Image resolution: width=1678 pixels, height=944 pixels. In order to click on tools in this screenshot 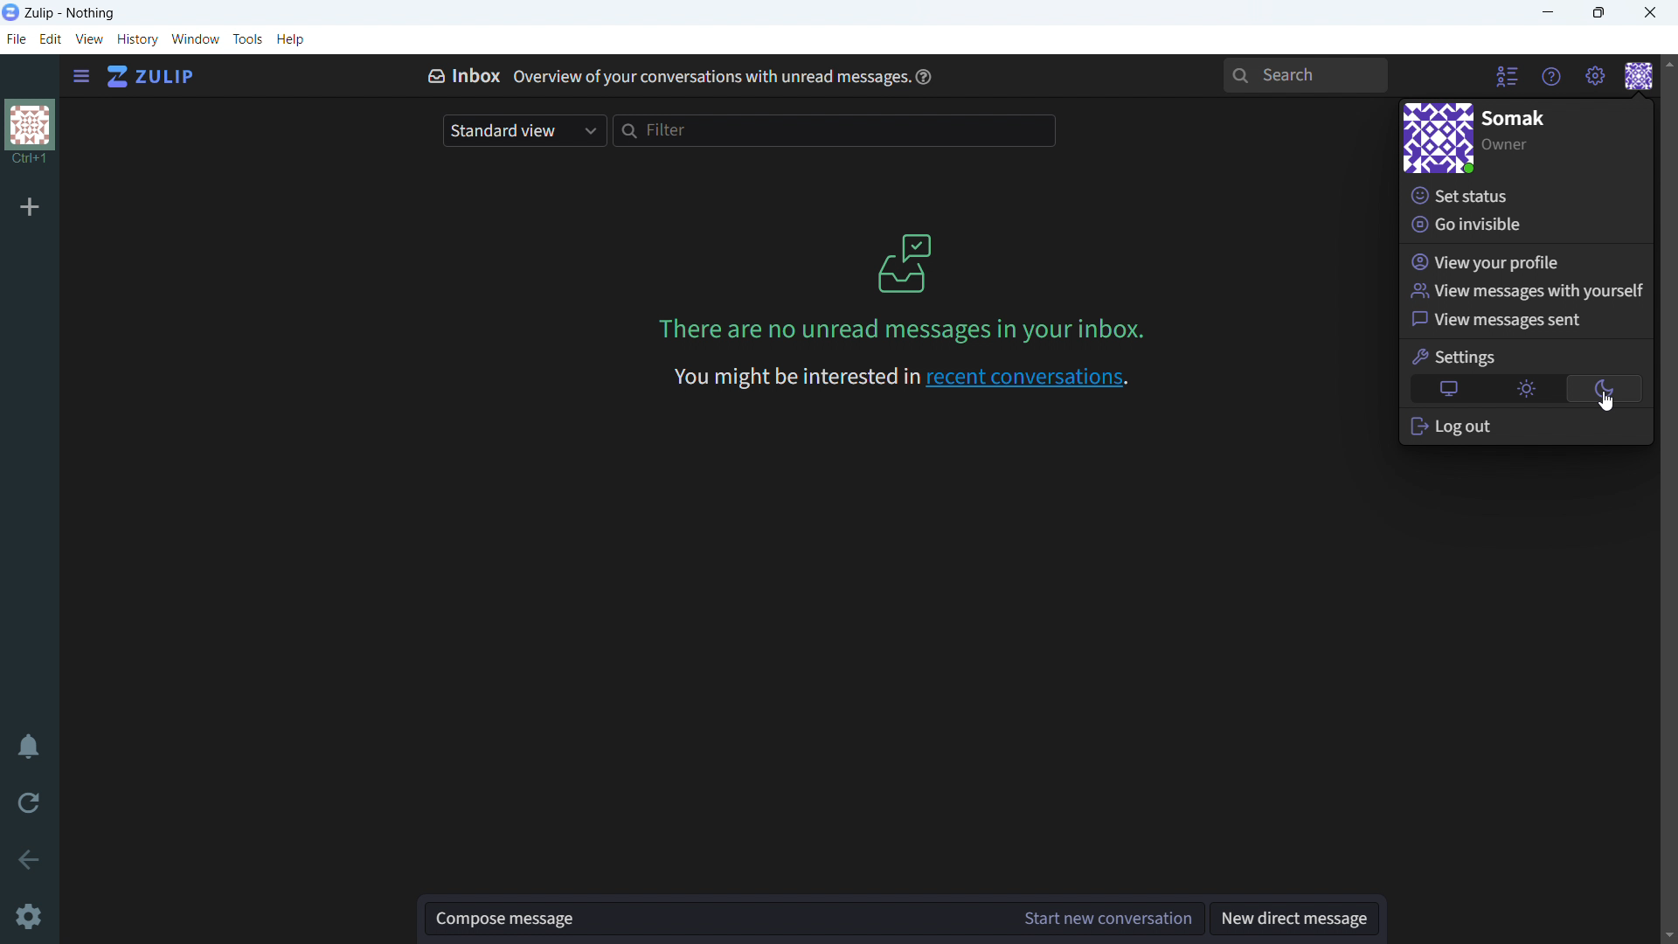, I will do `click(248, 40)`.